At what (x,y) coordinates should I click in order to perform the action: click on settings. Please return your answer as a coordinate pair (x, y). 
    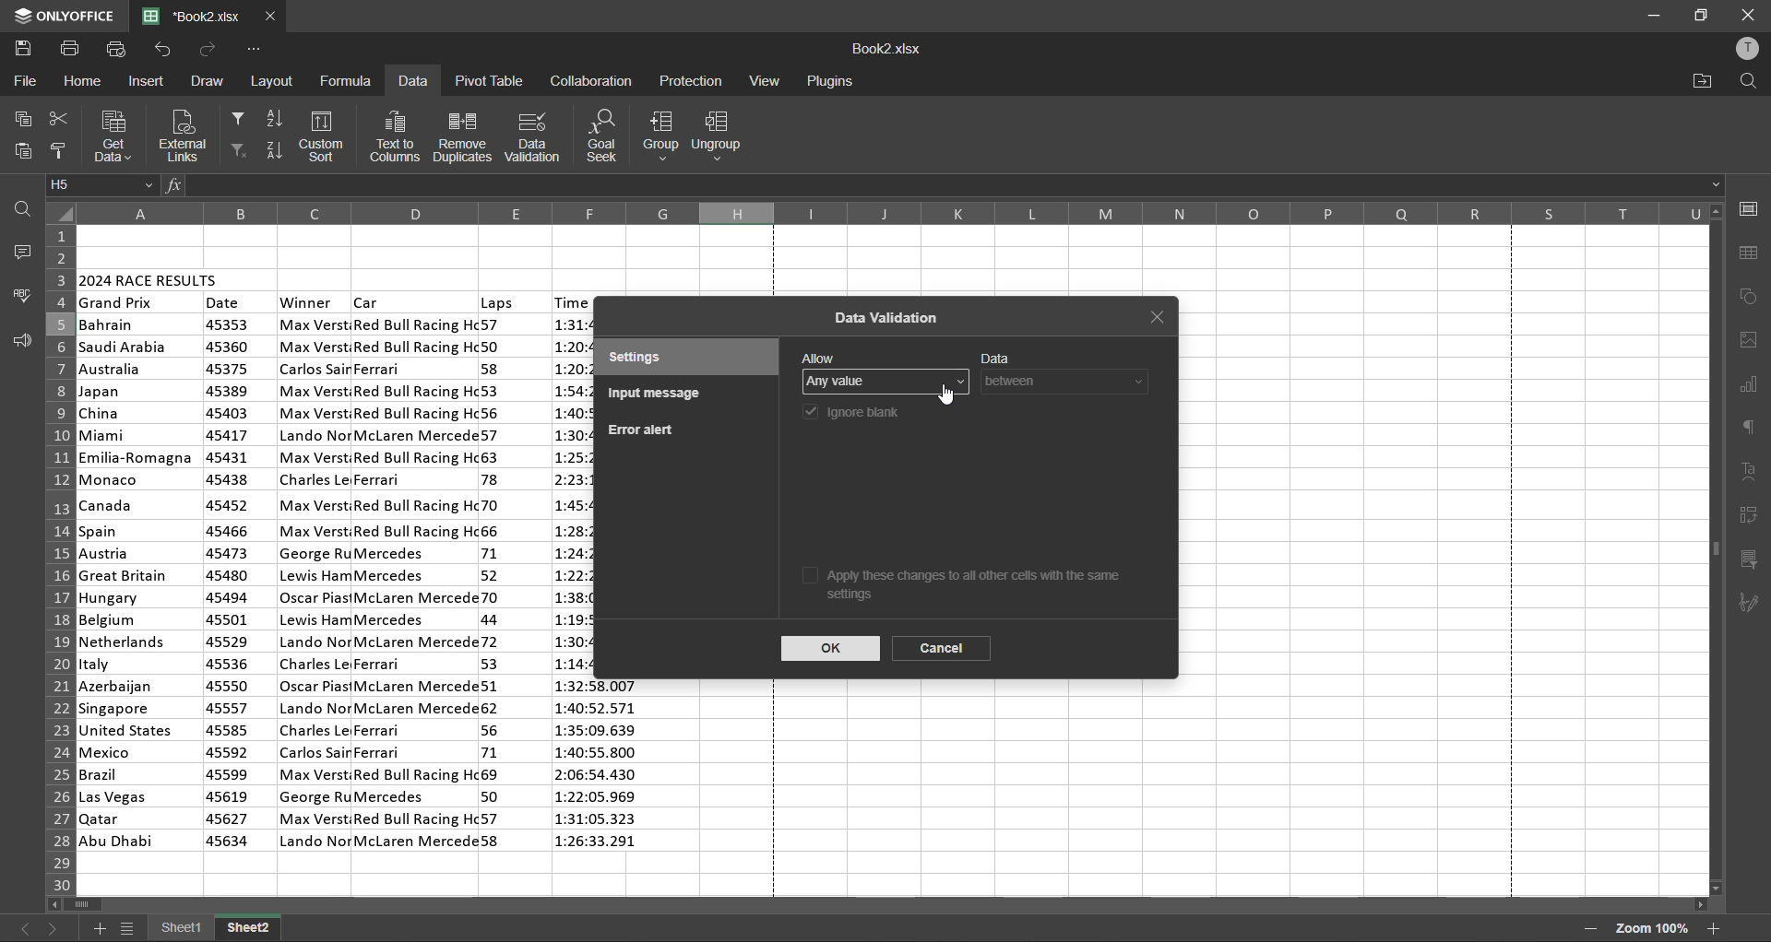
    Looking at the image, I should click on (666, 359).